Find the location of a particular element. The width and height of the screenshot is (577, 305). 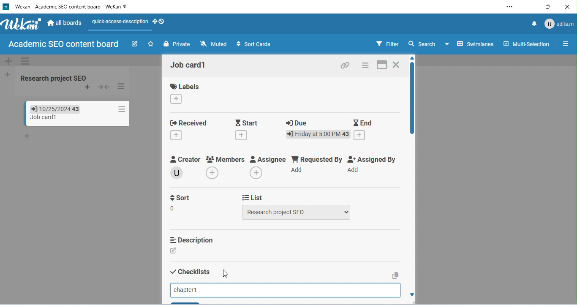

copy text to clipboard is located at coordinates (395, 275).